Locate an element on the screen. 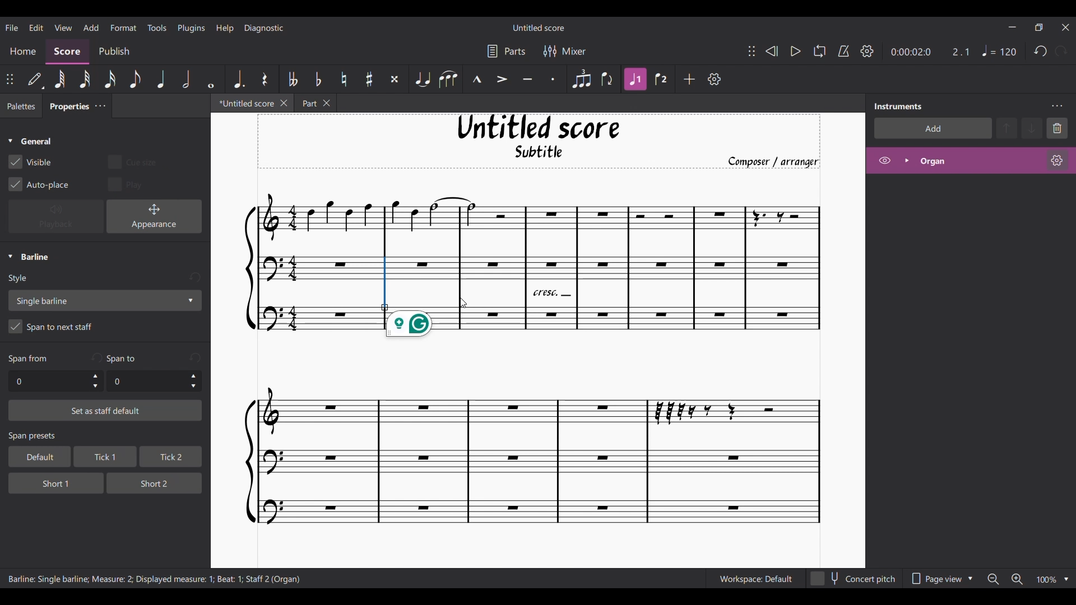 This screenshot has height=605, width=1076. Zoom options is located at coordinates (1066, 579).